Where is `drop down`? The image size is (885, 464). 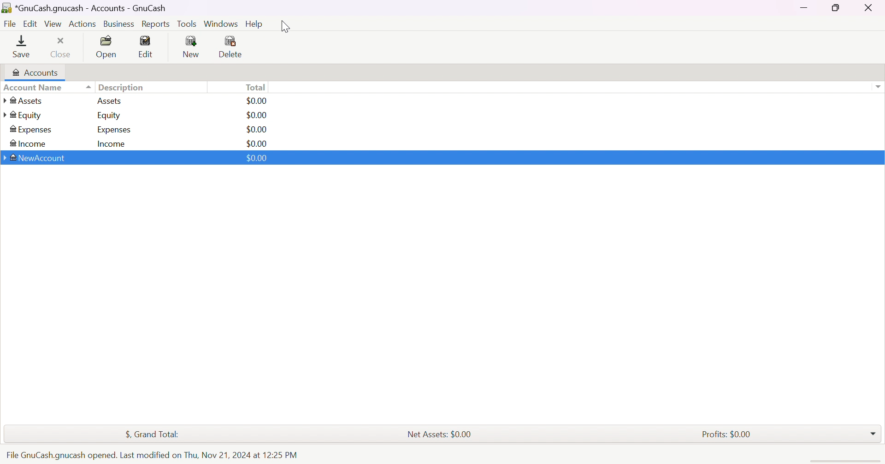 drop down is located at coordinates (877, 87).